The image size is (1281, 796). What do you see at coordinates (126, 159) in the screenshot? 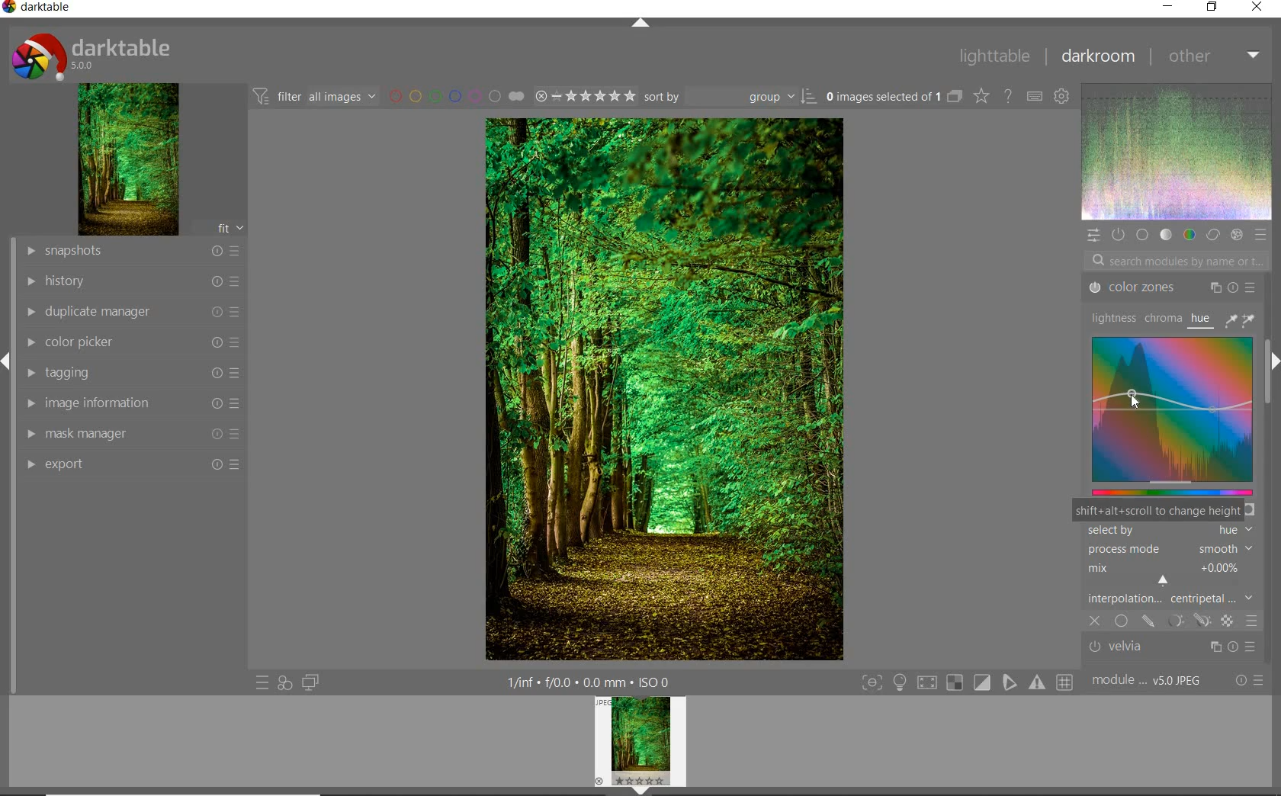
I see `IMAGE` at bounding box center [126, 159].